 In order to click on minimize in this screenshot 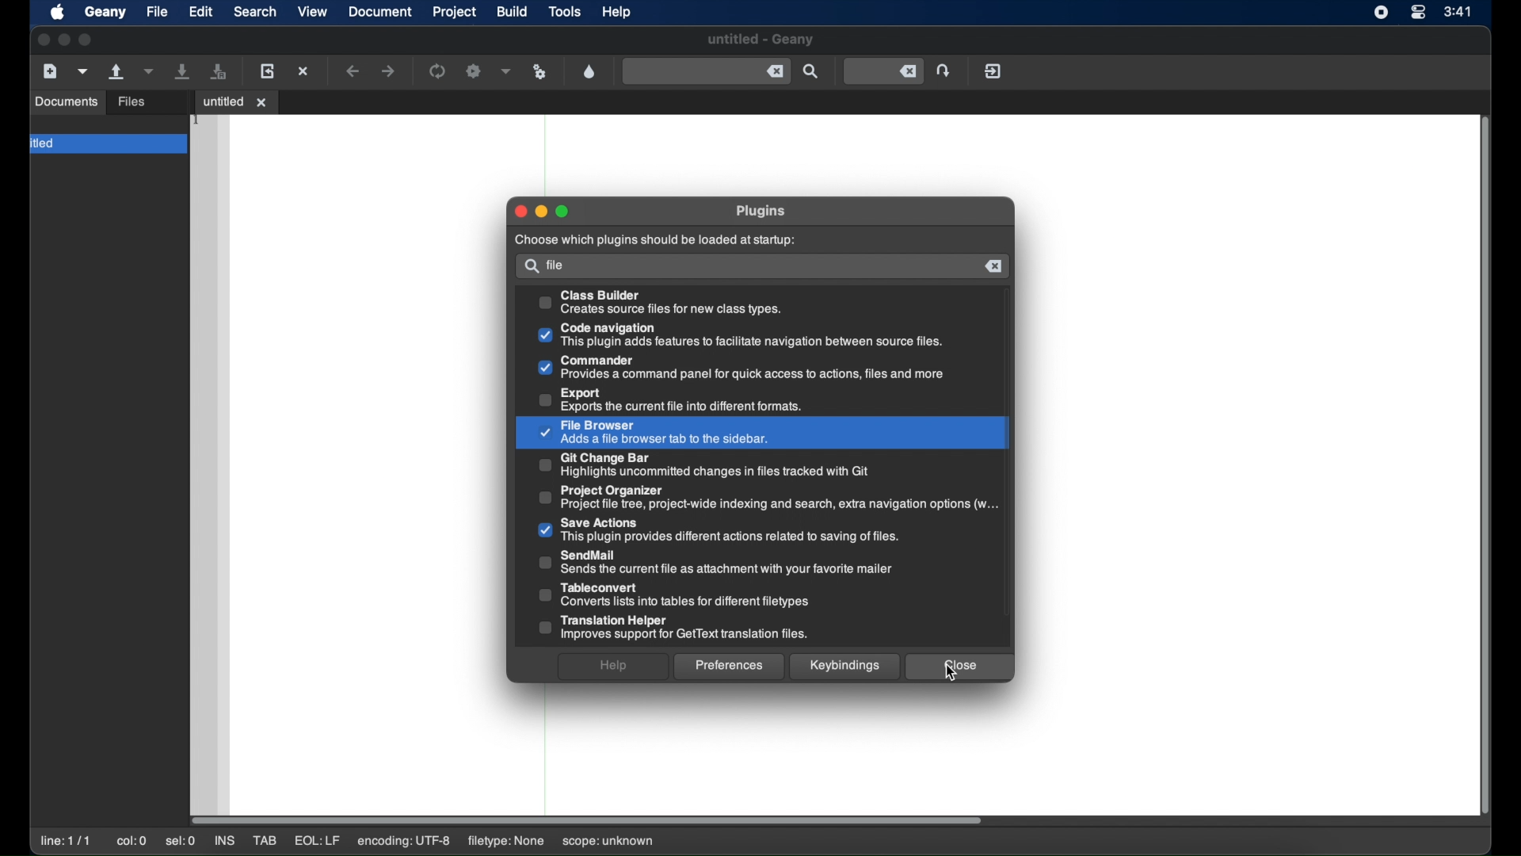, I will do `click(64, 40)`.